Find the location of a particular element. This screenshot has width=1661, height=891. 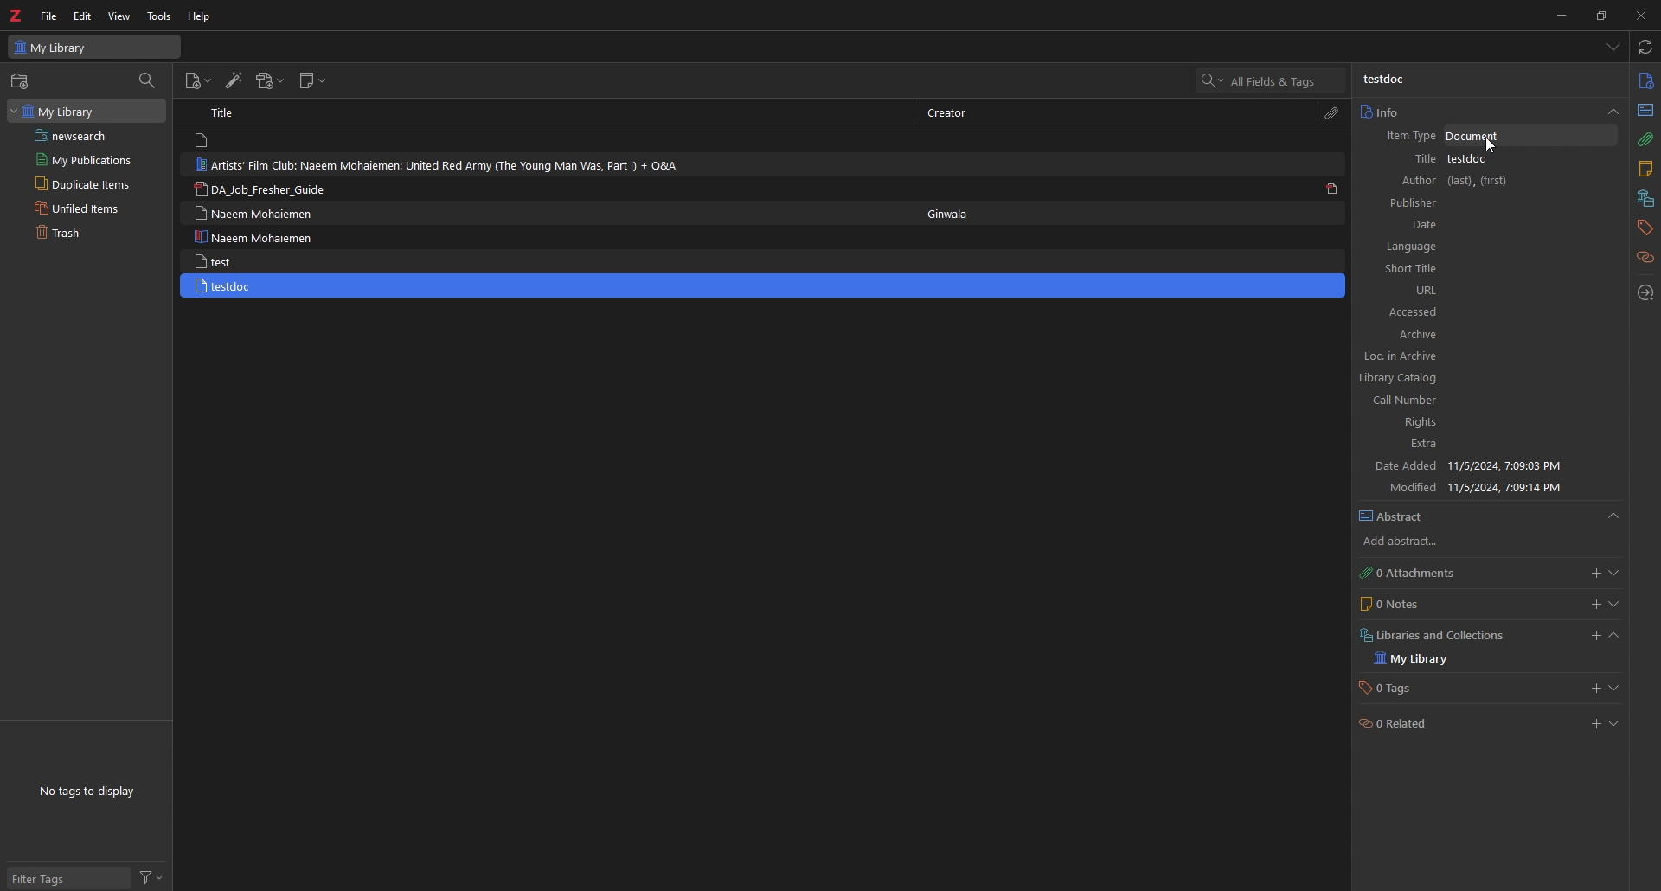

Libraries and Collections is located at coordinates (1441, 635).